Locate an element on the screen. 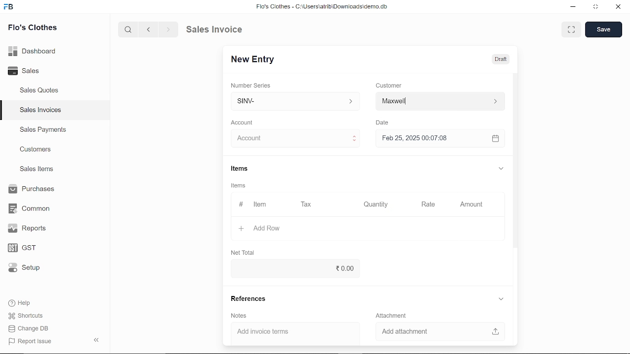 Image resolution: width=630 pixels, height=354 pixels. Add attachment is located at coordinates (438, 332).